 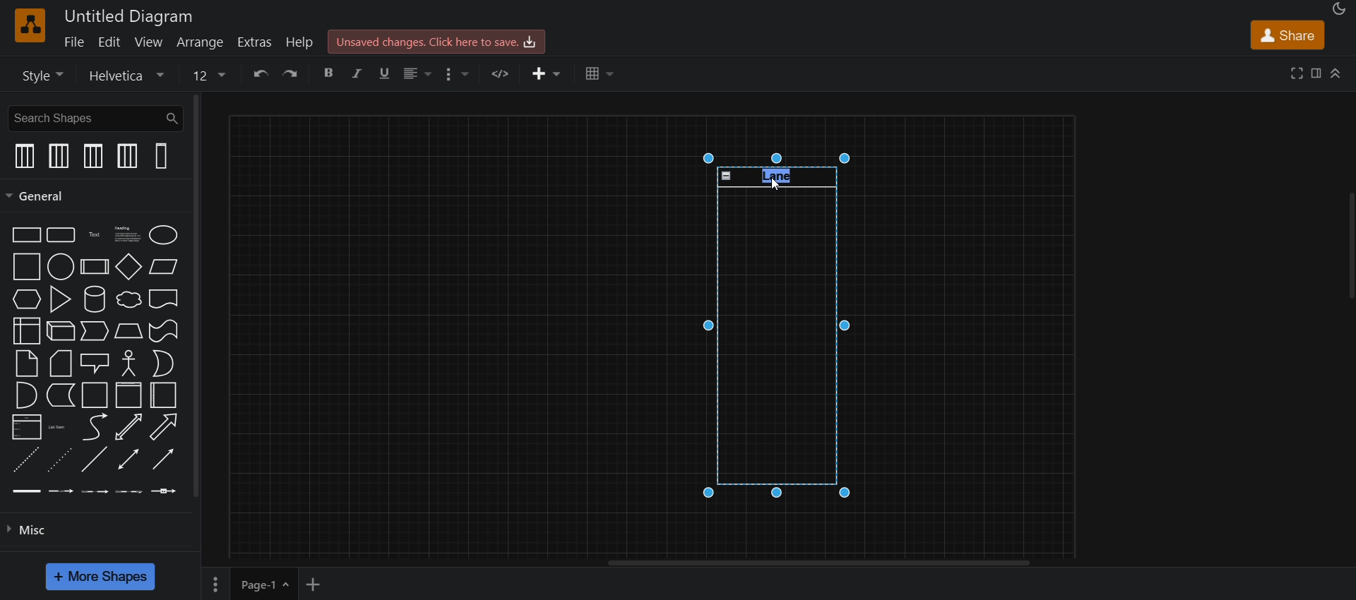 What do you see at coordinates (1315, 73) in the screenshot?
I see `format` at bounding box center [1315, 73].